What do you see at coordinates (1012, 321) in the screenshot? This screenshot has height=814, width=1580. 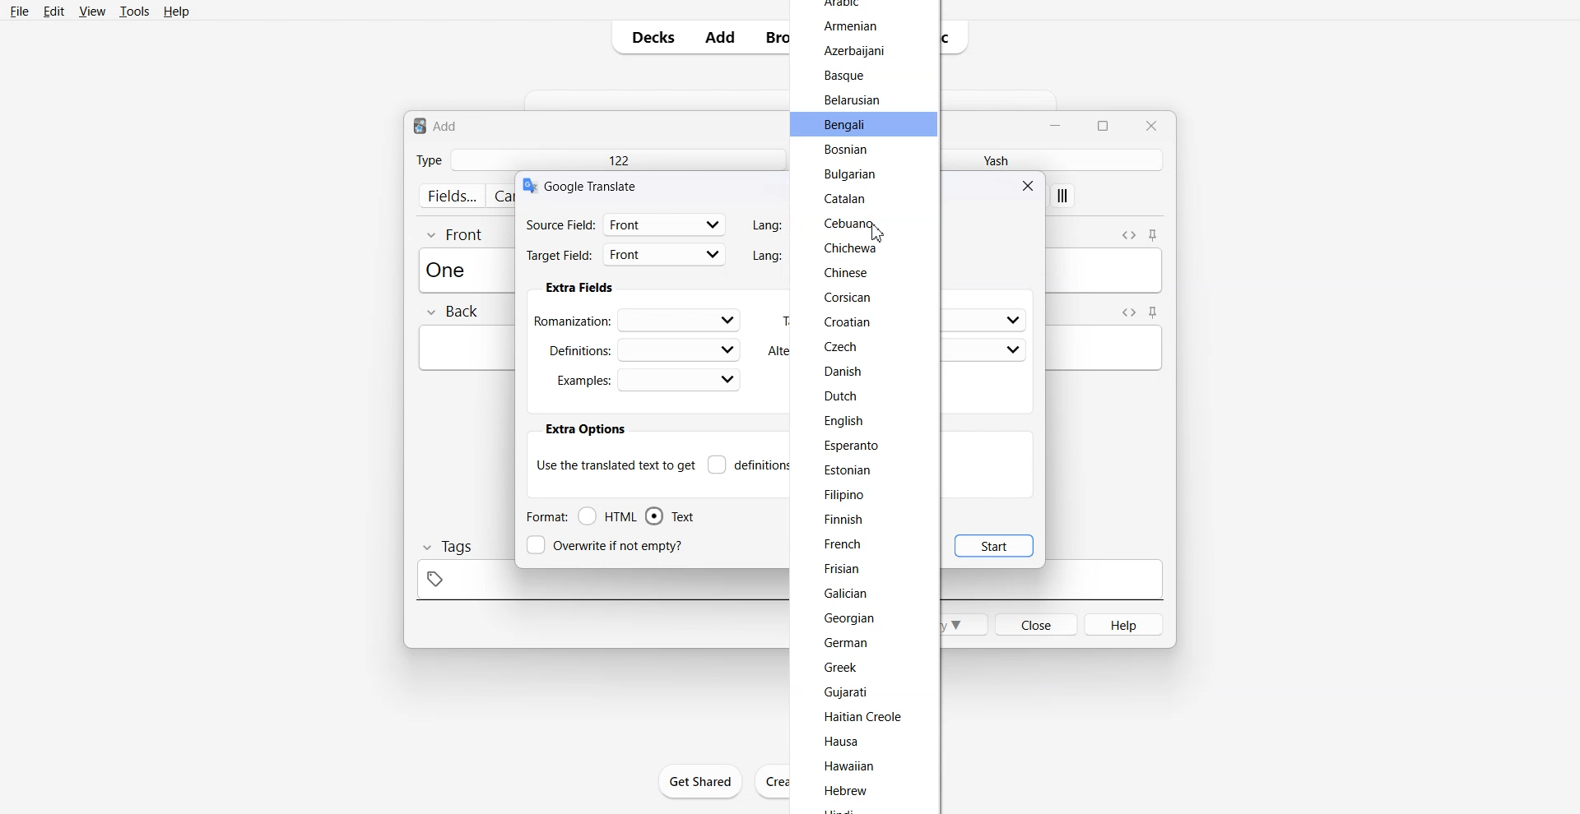 I see `dropdown` at bounding box center [1012, 321].